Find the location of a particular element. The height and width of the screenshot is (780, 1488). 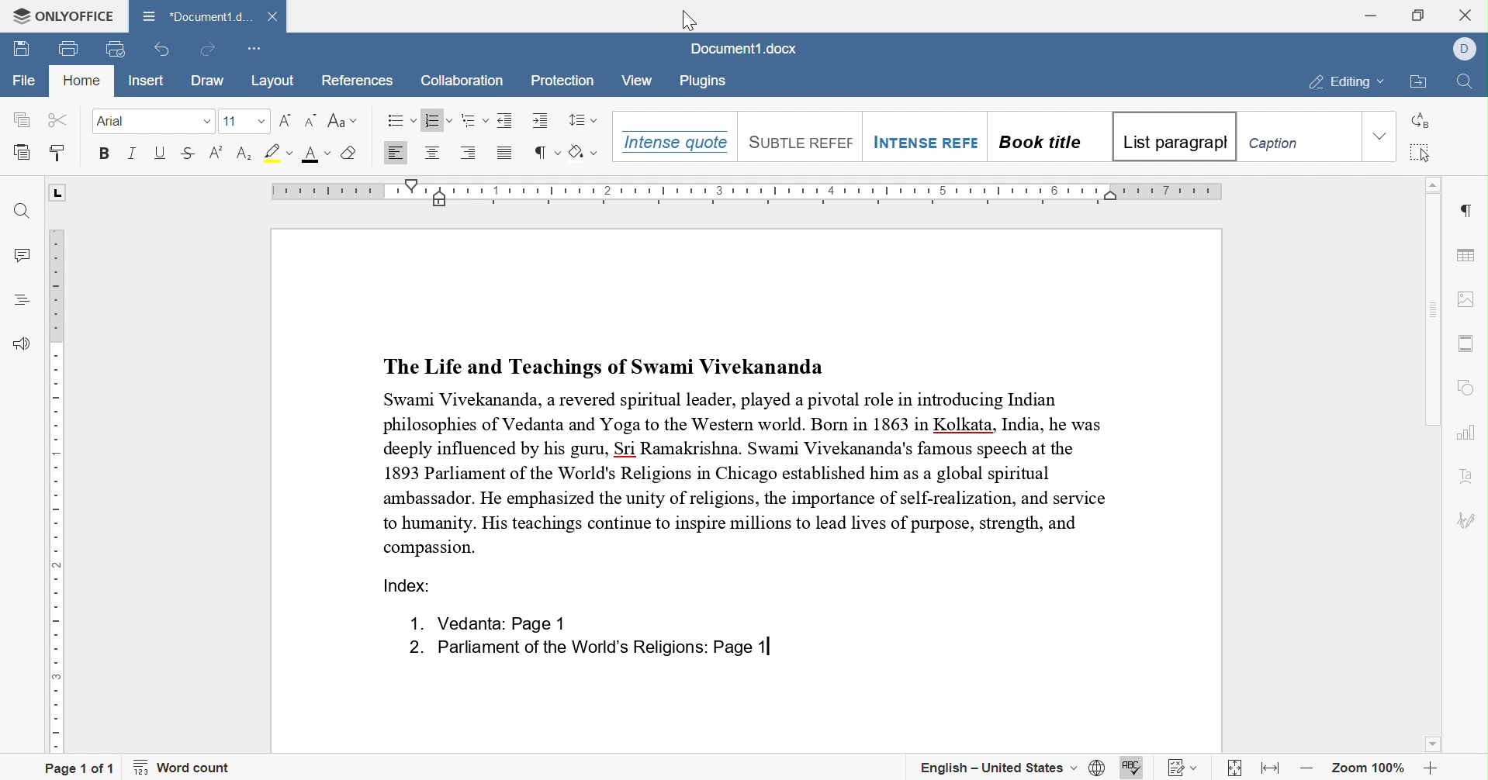

references is located at coordinates (356, 81).